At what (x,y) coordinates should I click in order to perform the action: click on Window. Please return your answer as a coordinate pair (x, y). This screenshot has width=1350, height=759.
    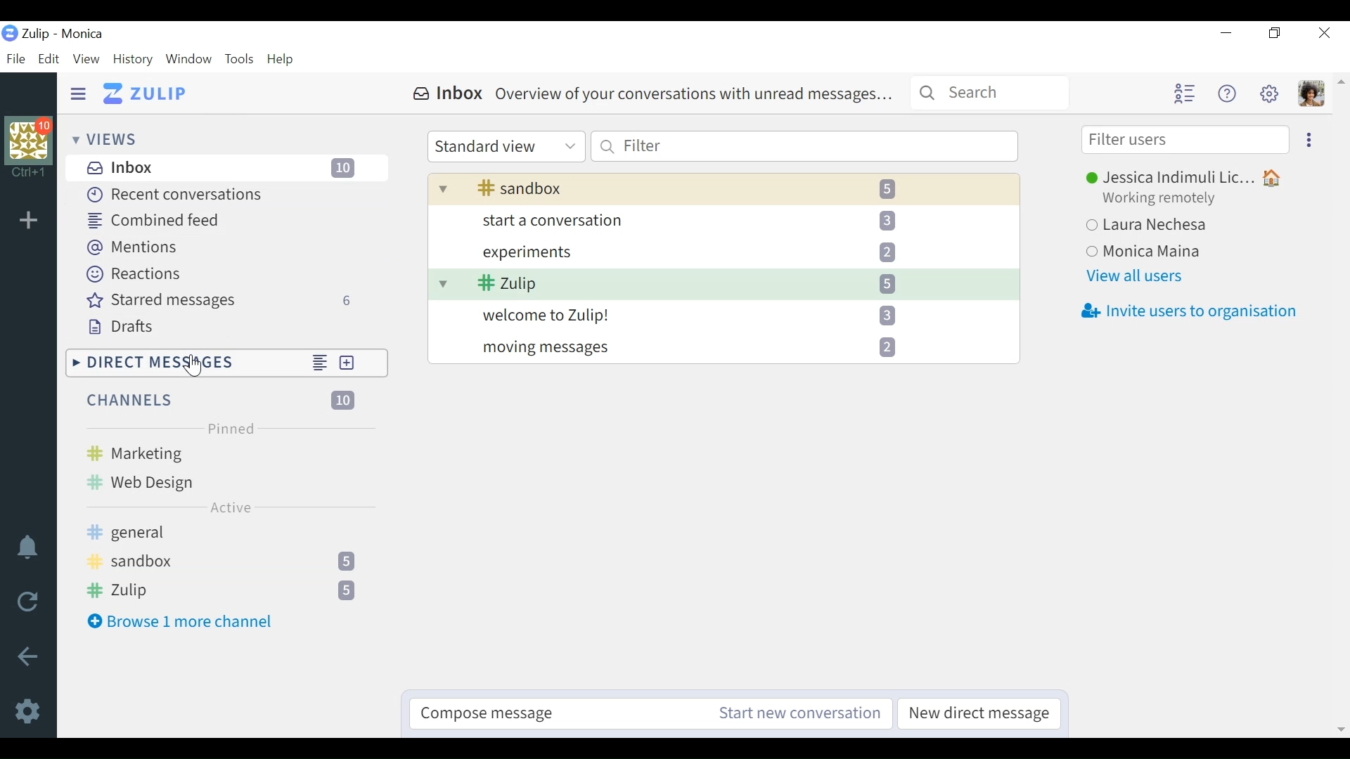
    Looking at the image, I should click on (189, 60).